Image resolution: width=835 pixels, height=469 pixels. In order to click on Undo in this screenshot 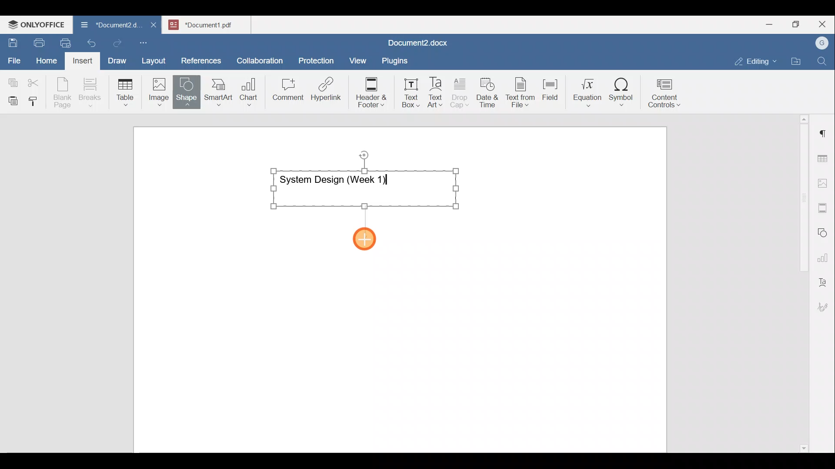, I will do `click(90, 42)`.